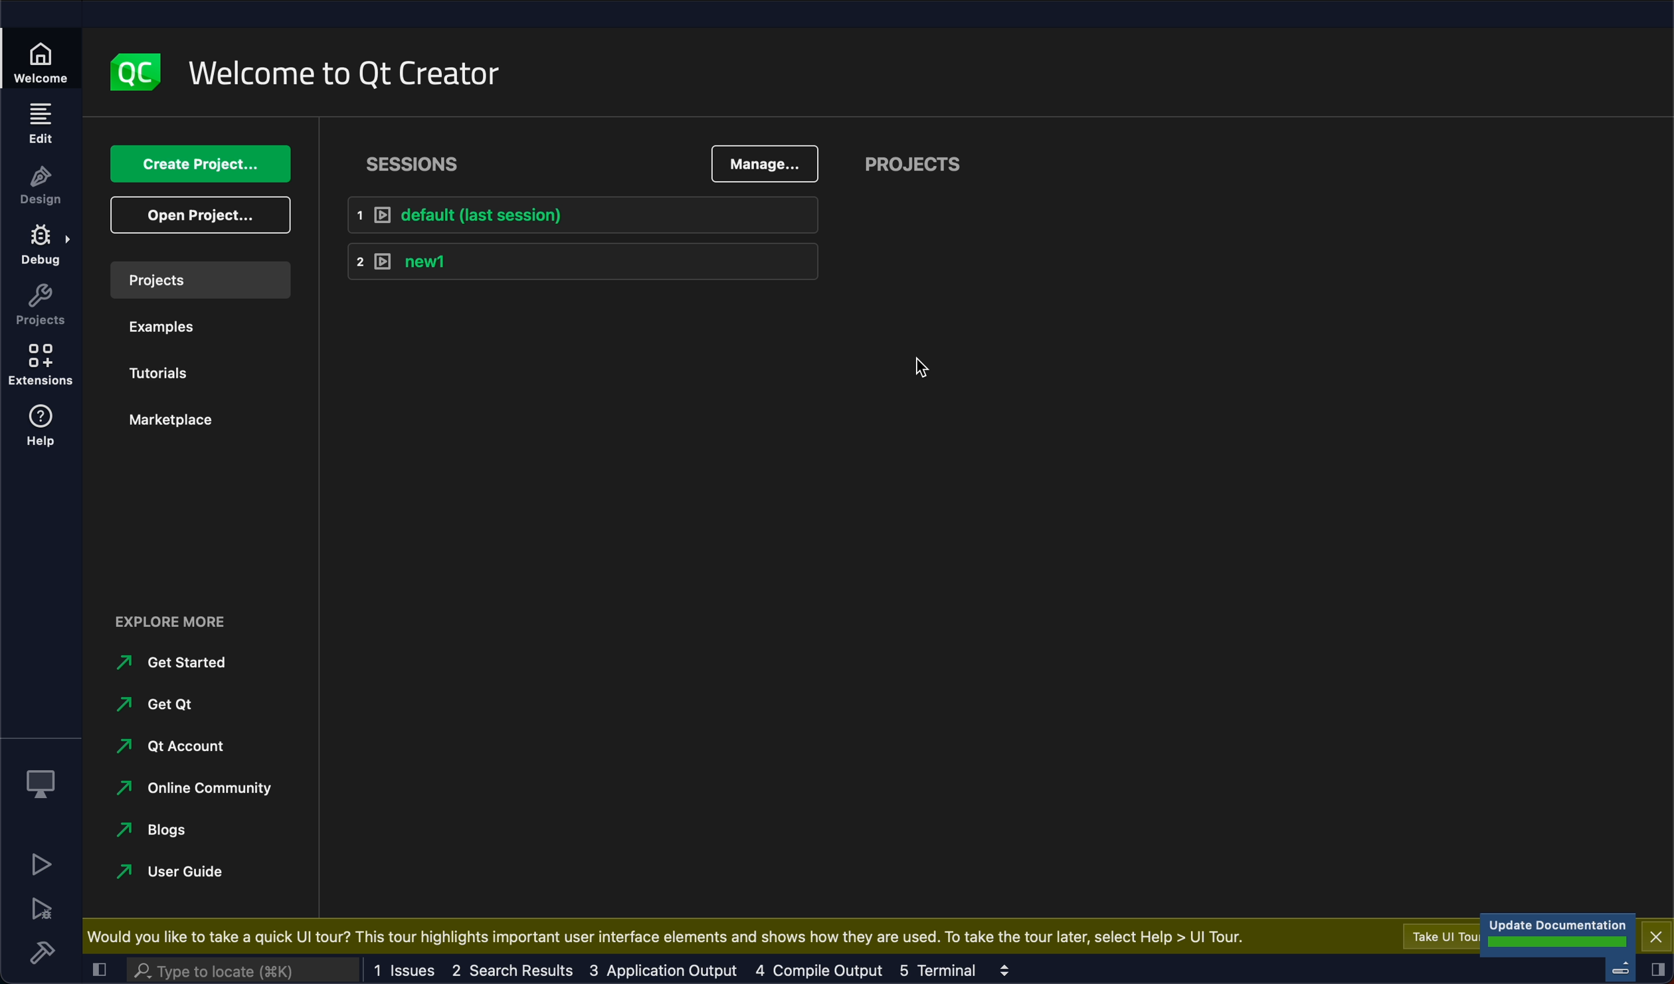 Image resolution: width=1674 pixels, height=984 pixels. I want to click on blogs, so click(173, 827).